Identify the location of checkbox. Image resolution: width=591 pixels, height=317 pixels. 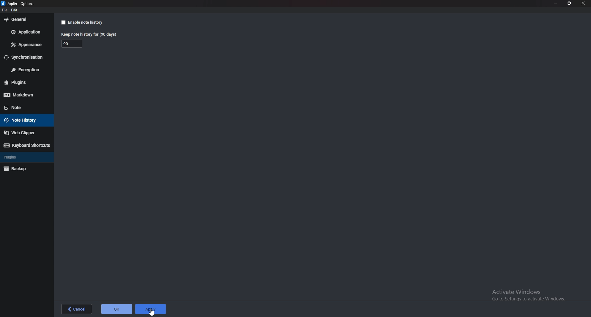
(63, 23).